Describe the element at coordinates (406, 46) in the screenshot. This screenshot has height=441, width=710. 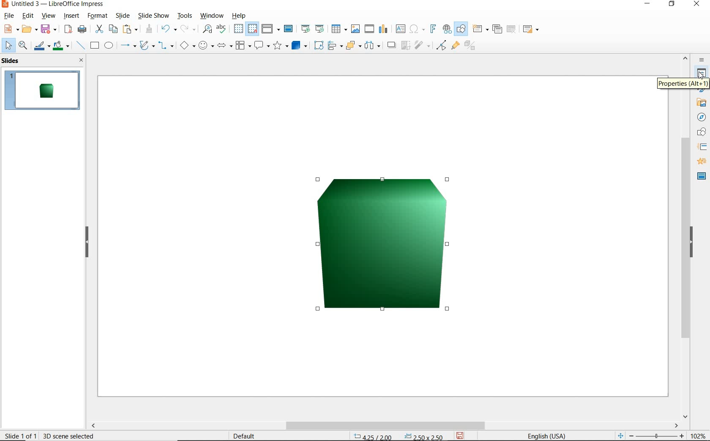
I see `CROP IMAGE` at that location.